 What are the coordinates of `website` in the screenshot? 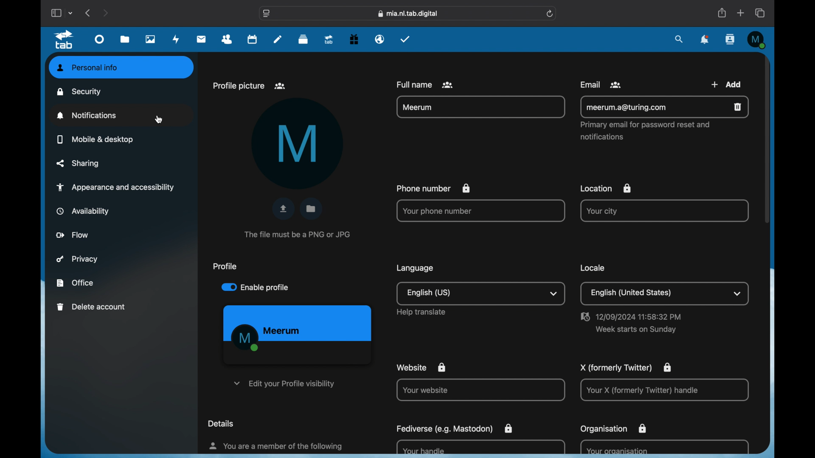 It's located at (423, 367).